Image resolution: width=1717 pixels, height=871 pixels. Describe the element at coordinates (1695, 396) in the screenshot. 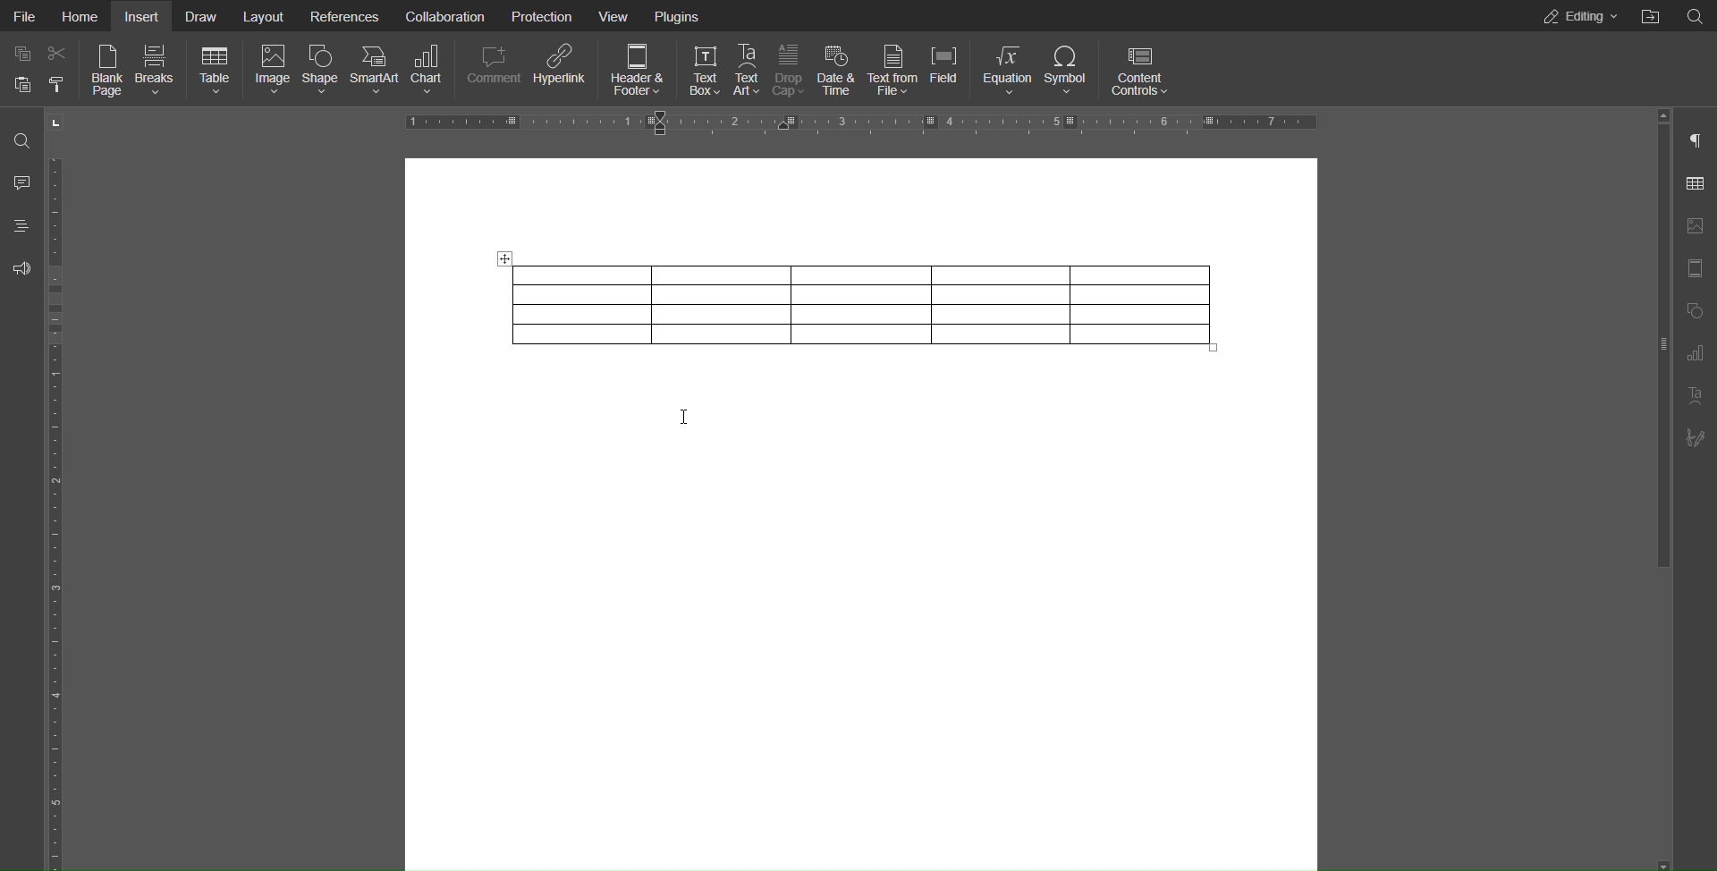

I see `Text Art` at that location.